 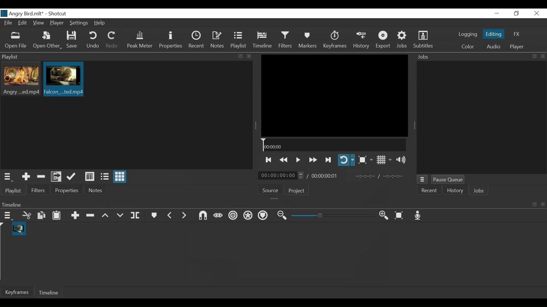 I want to click on Timeline, so click(x=262, y=204).